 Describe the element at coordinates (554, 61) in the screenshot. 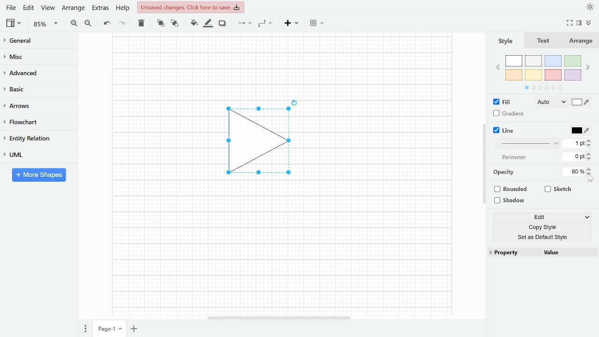

I see `blue` at that location.